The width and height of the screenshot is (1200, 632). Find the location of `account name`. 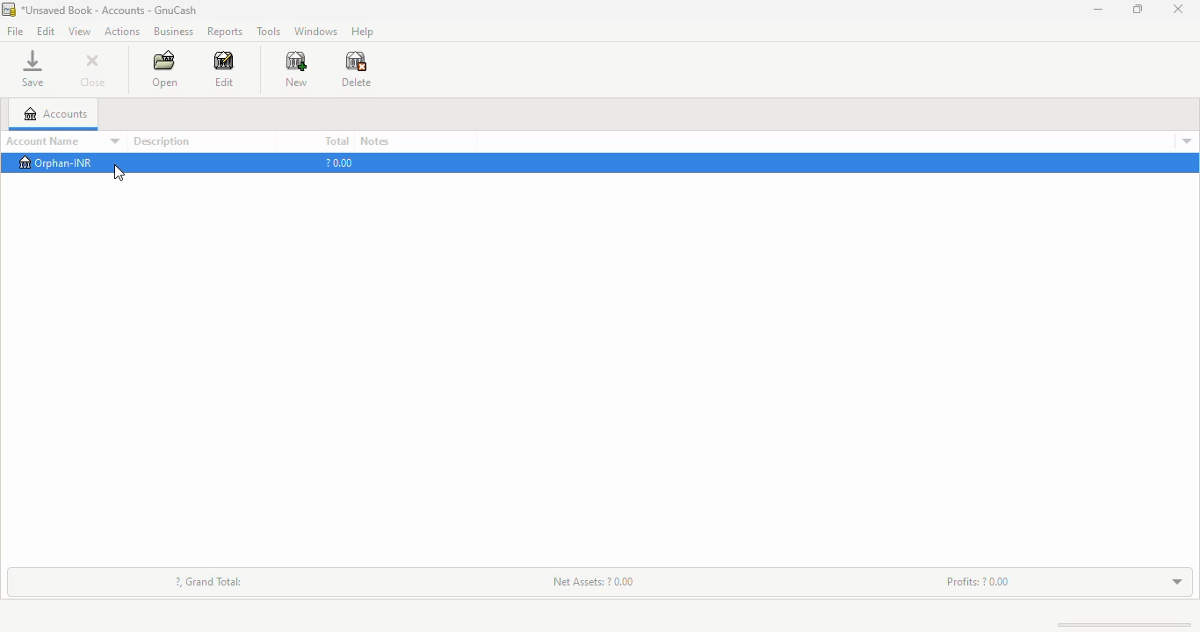

account name is located at coordinates (64, 141).